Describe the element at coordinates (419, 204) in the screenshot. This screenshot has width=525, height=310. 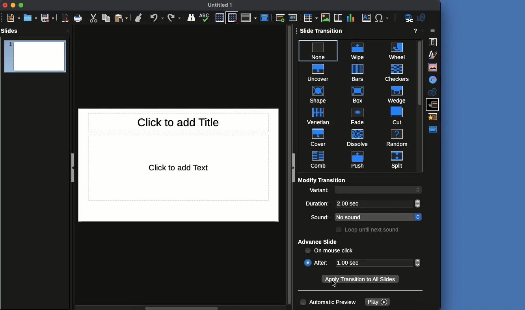
I see `scroll` at that location.